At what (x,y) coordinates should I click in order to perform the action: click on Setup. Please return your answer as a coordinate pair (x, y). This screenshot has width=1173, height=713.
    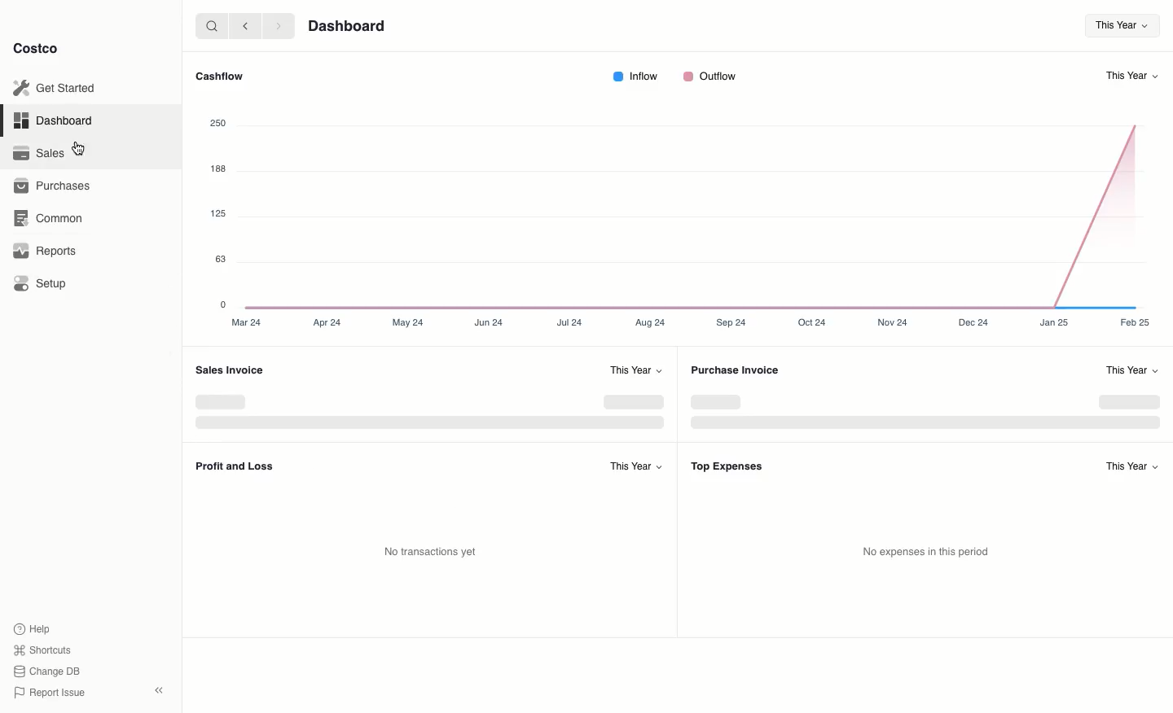
    Looking at the image, I should click on (42, 284).